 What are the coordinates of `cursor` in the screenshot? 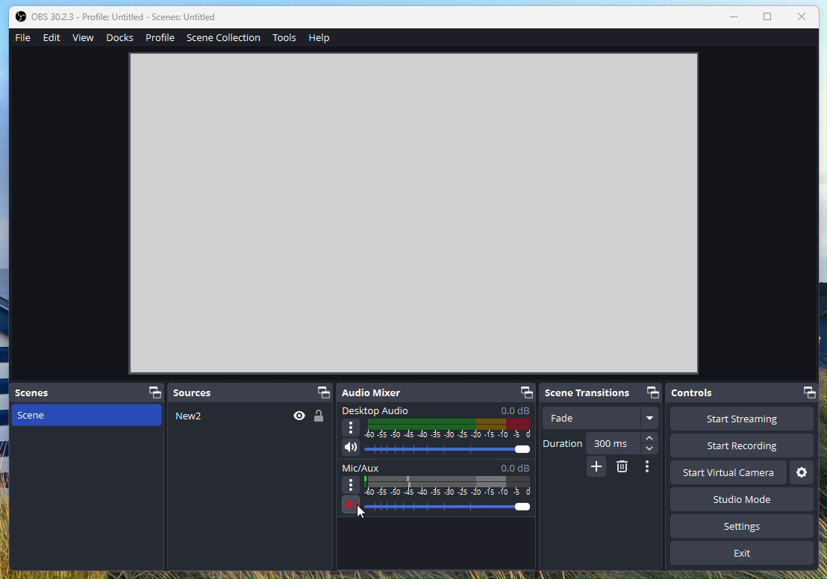 It's located at (366, 519).